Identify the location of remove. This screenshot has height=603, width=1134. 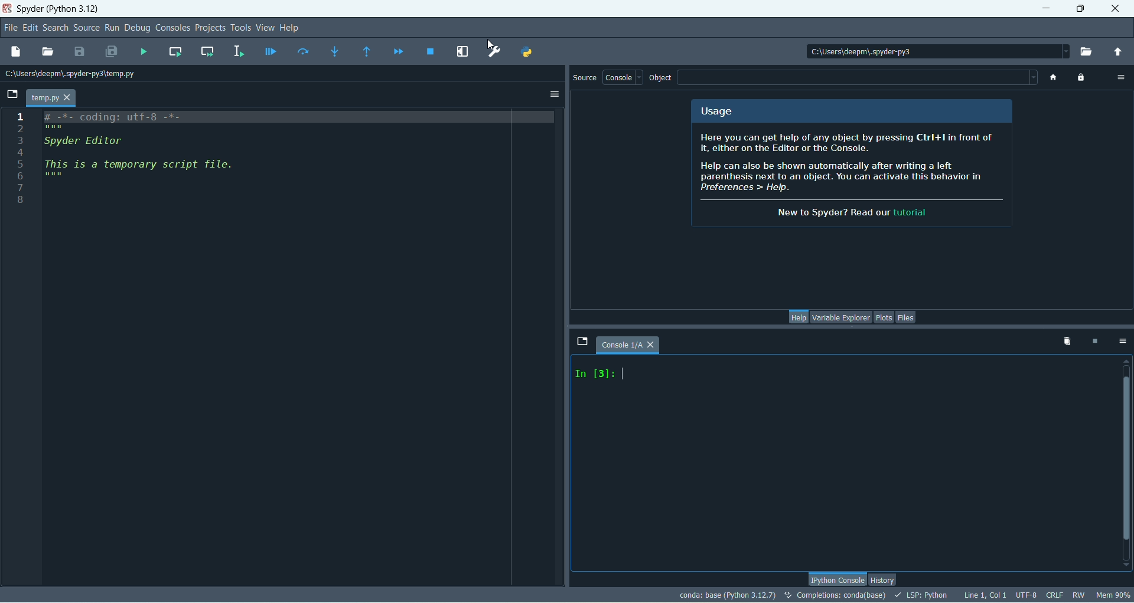
(1064, 340).